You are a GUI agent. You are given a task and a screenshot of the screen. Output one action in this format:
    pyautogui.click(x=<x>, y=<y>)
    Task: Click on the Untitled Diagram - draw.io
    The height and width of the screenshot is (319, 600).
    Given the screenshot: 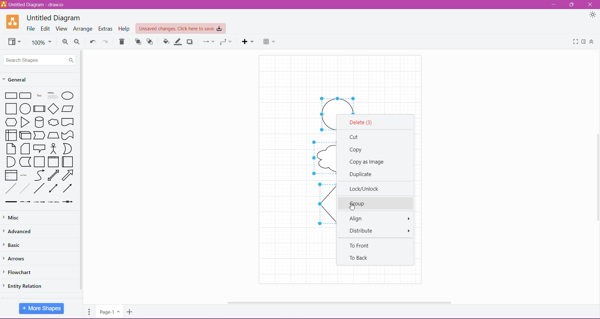 What is the action you would take?
    pyautogui.click(x=35, y=4)
    